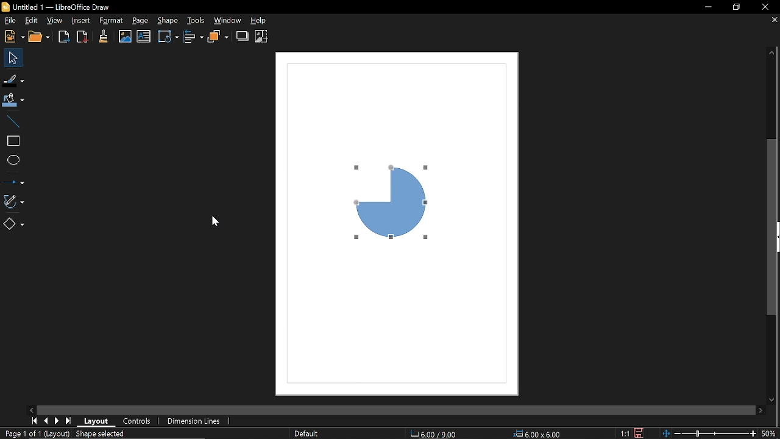 The image size is (780, 439). What do you see at coordinates (538, 434) in the screenshot?
I see `Size` at bounding box center [538, 434].